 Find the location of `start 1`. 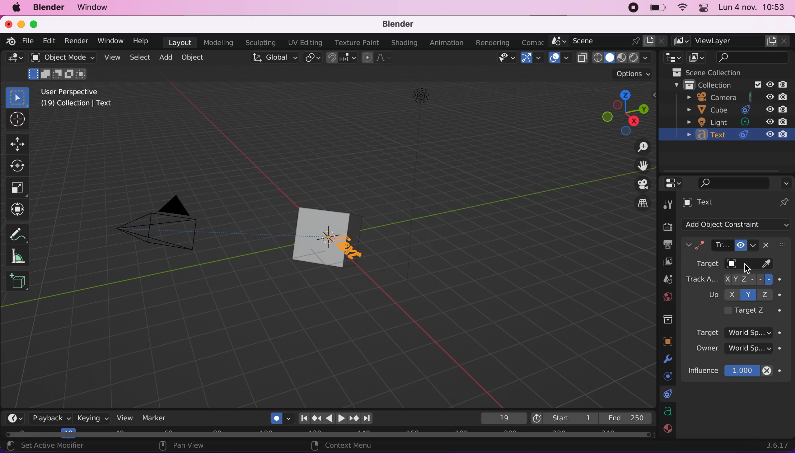

start 1 is located at coordinates (562, 418).